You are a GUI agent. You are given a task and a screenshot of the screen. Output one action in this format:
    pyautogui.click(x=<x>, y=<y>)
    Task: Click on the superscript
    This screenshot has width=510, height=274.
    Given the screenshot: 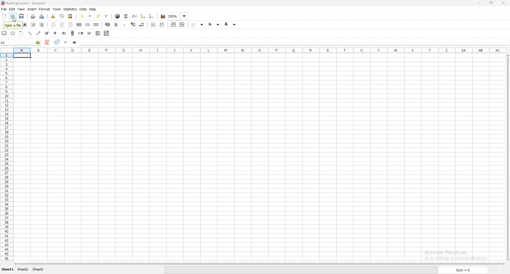 What is the action you would take?
    pyautogui.click(x=173, y=24)
    